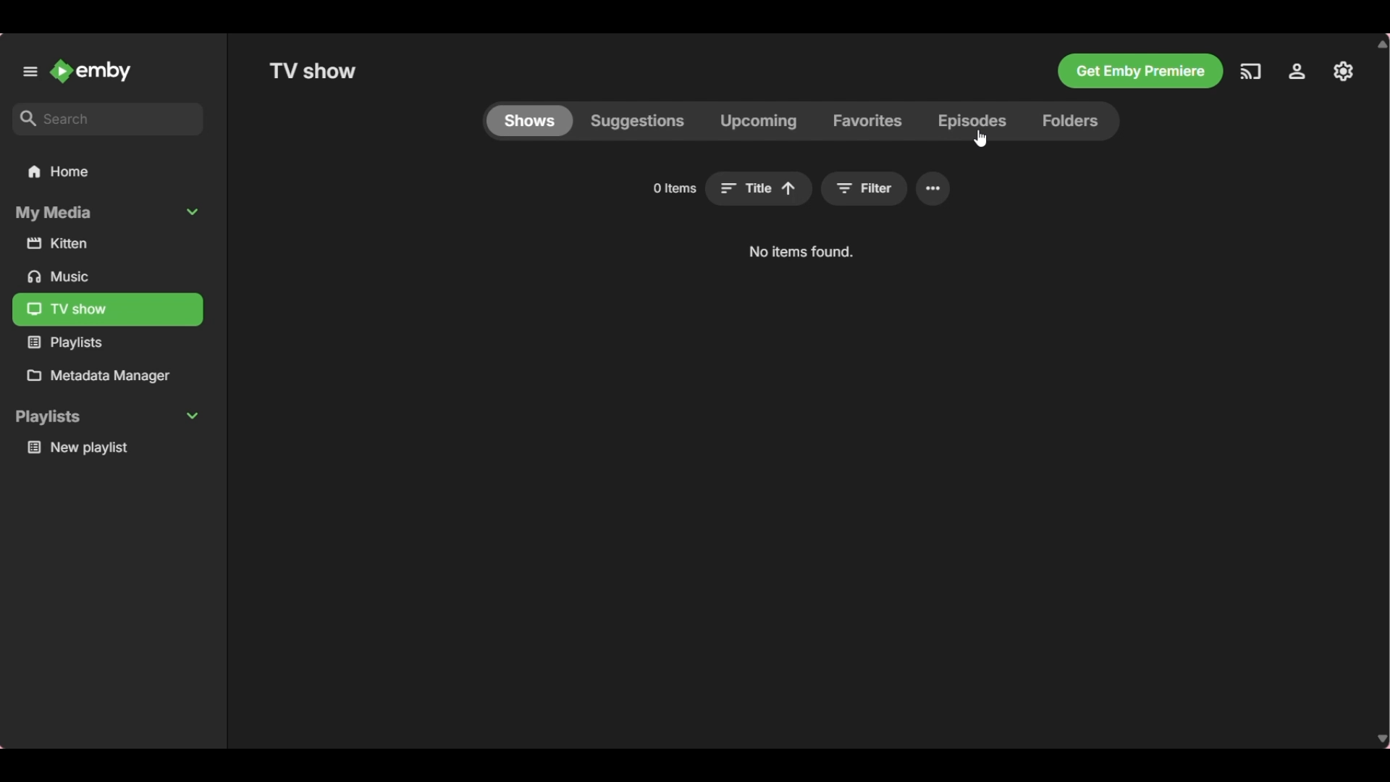 This screenshot has height=782, width=1390. What do you see at coordinates (1297, 71) in the screenshot?
I see `Settings` at bounding box center [1297, 71].